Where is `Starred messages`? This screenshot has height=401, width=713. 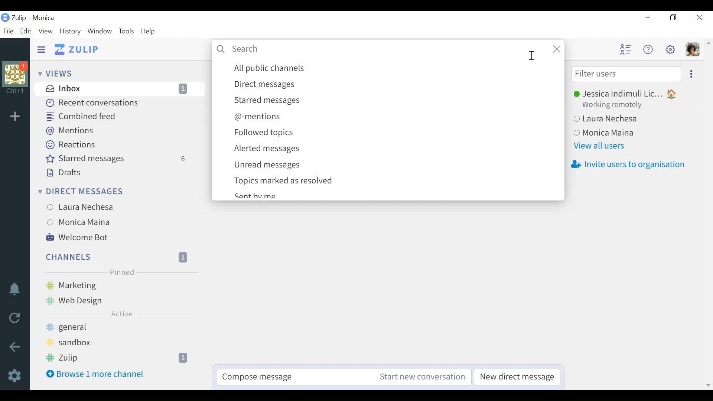
Starred messages is located at coordinates (393, 100).